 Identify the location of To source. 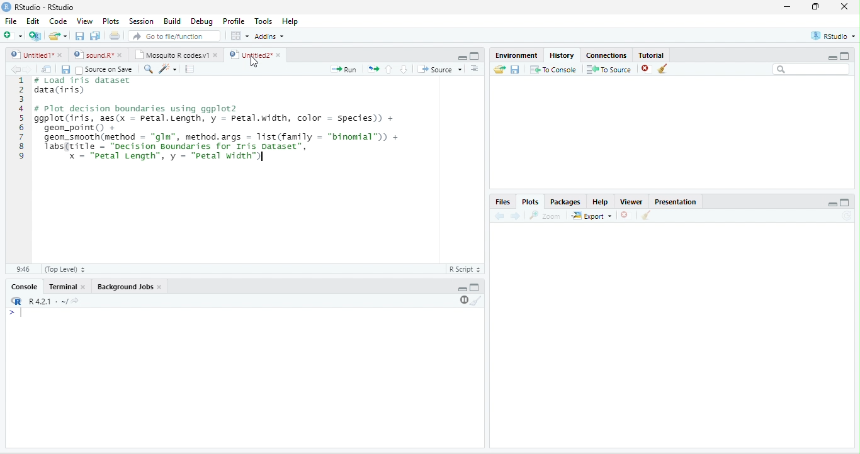
(608, 70).